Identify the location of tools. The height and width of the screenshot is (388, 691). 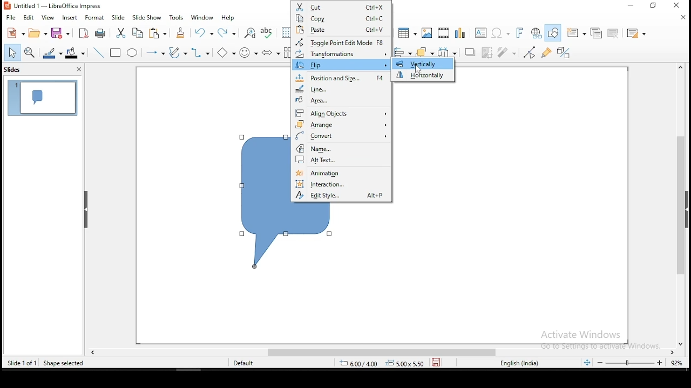
(177, 17).